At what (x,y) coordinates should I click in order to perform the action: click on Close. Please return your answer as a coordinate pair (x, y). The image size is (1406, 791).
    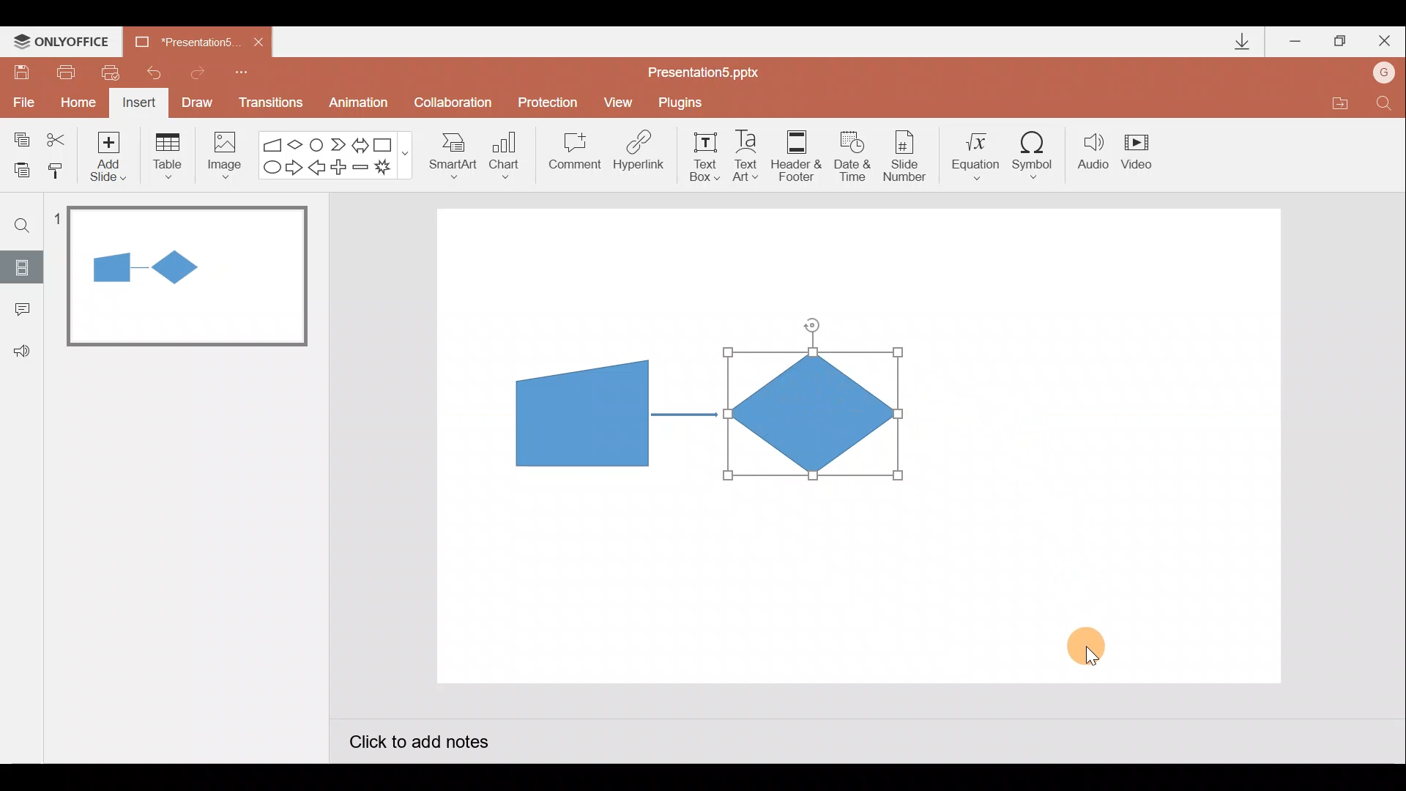
    Looking at the image, I should click on (1385, 44).